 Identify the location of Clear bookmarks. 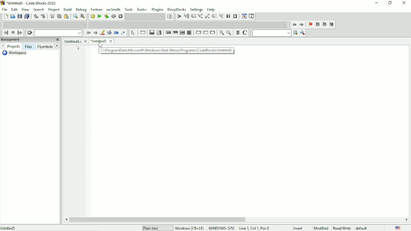
(332, 25).